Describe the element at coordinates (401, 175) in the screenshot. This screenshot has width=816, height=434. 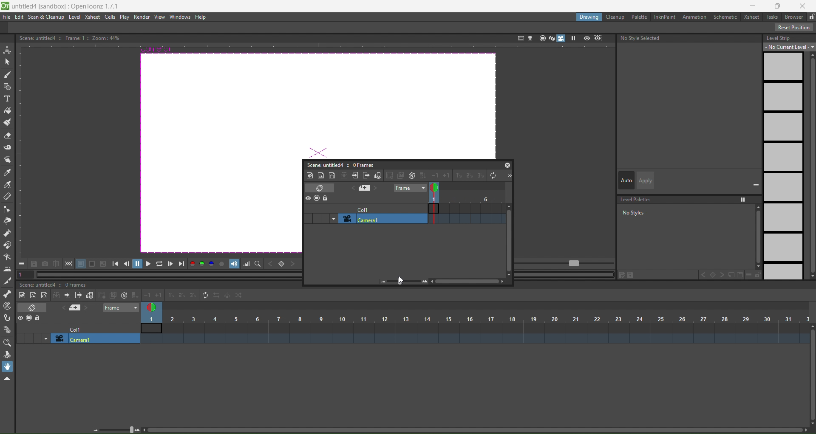
I see `` at that location.